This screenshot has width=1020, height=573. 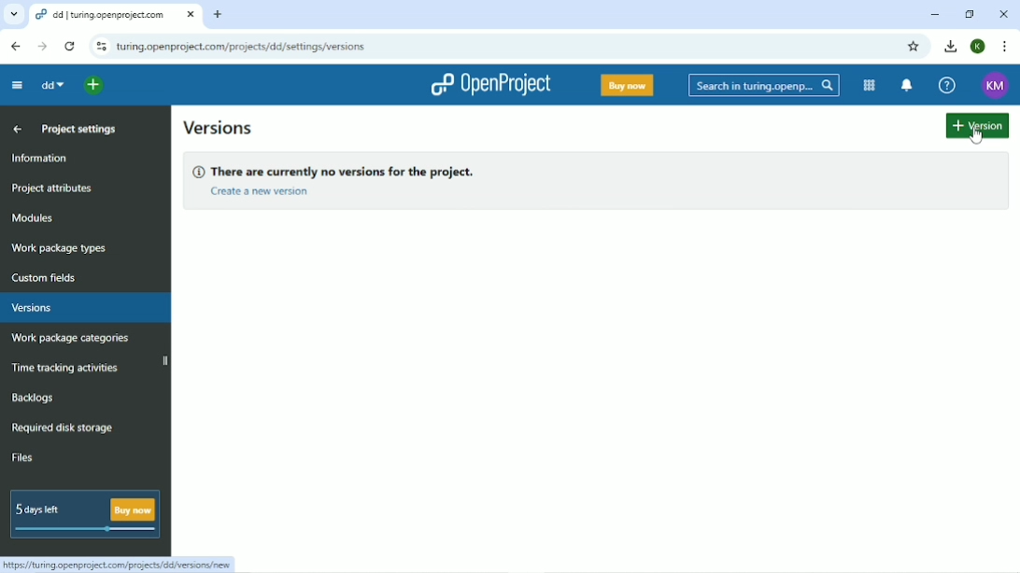 I want to click on OpenProject, so click(x=490, y=85).